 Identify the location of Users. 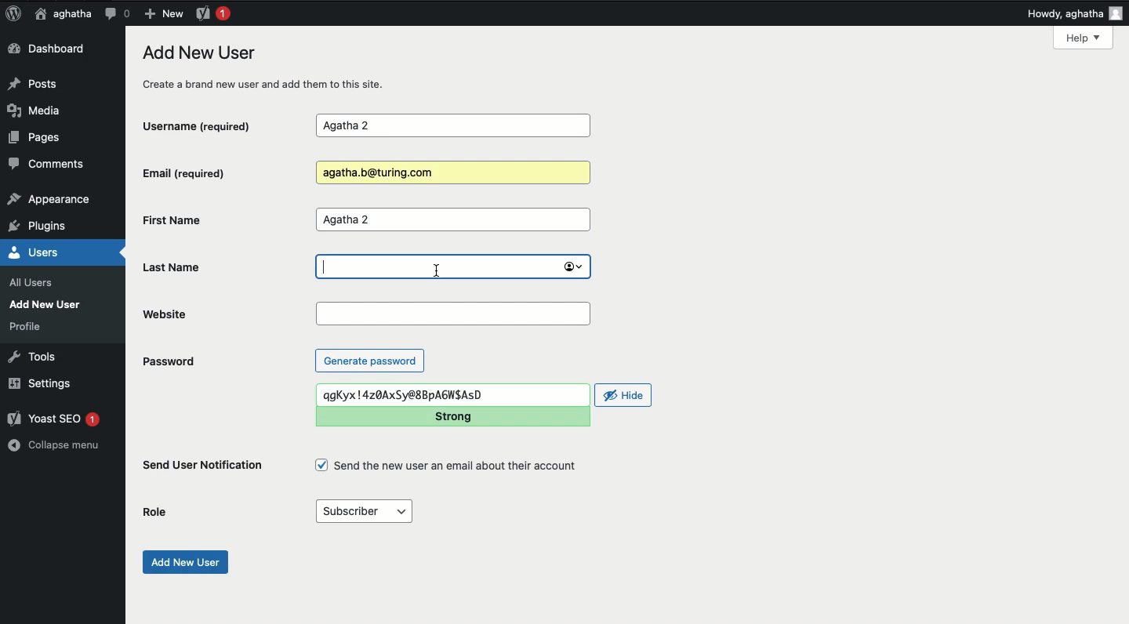
(50, 252).